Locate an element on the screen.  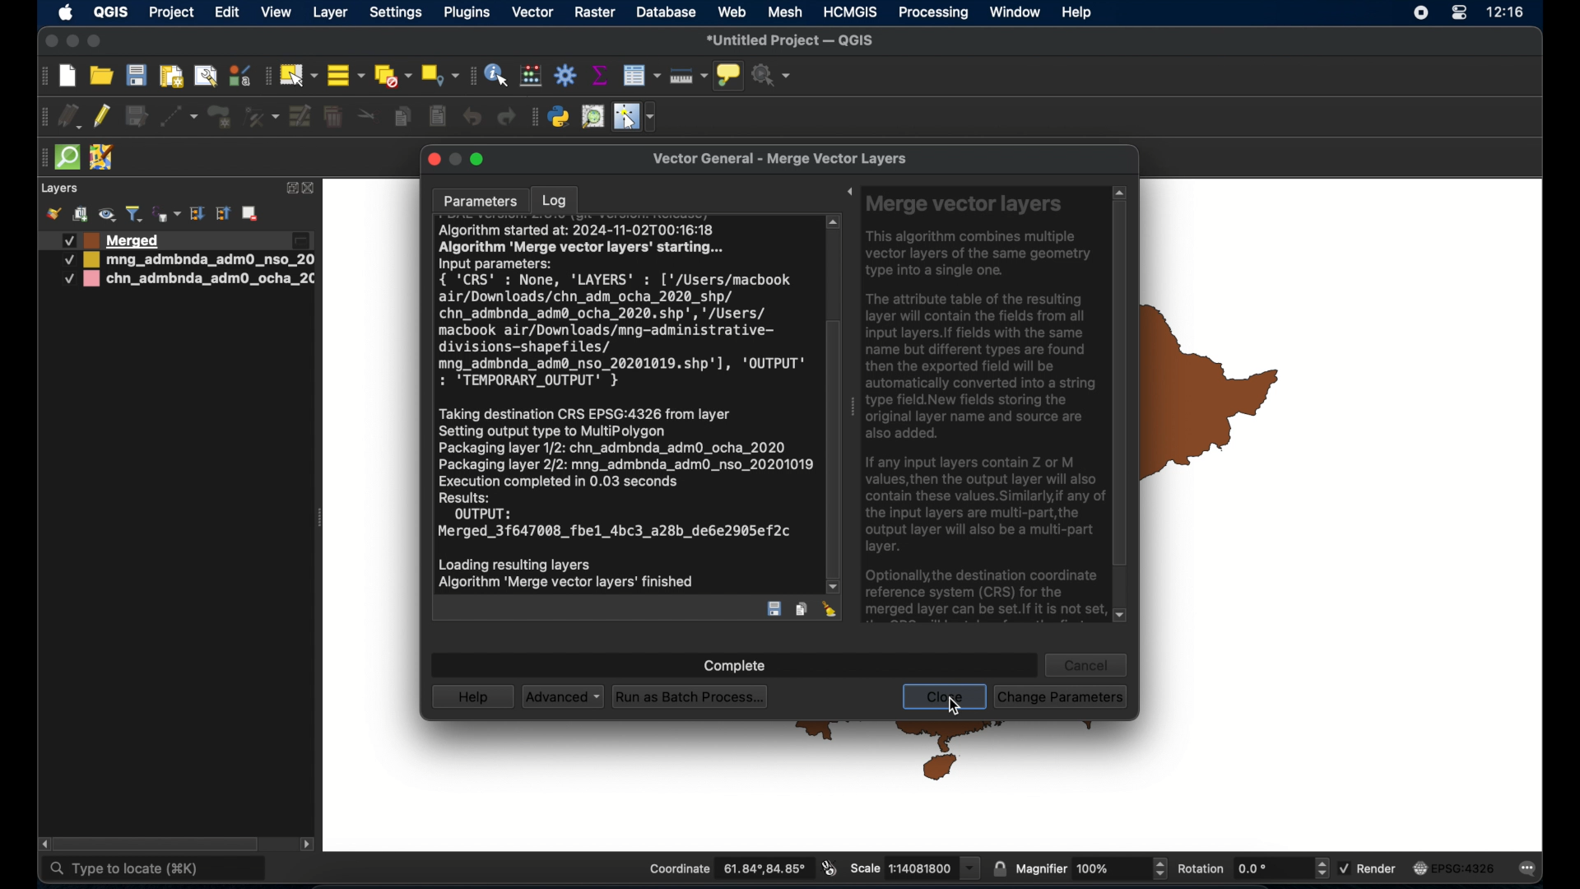
toolbox is located at coordinates (567, 76).